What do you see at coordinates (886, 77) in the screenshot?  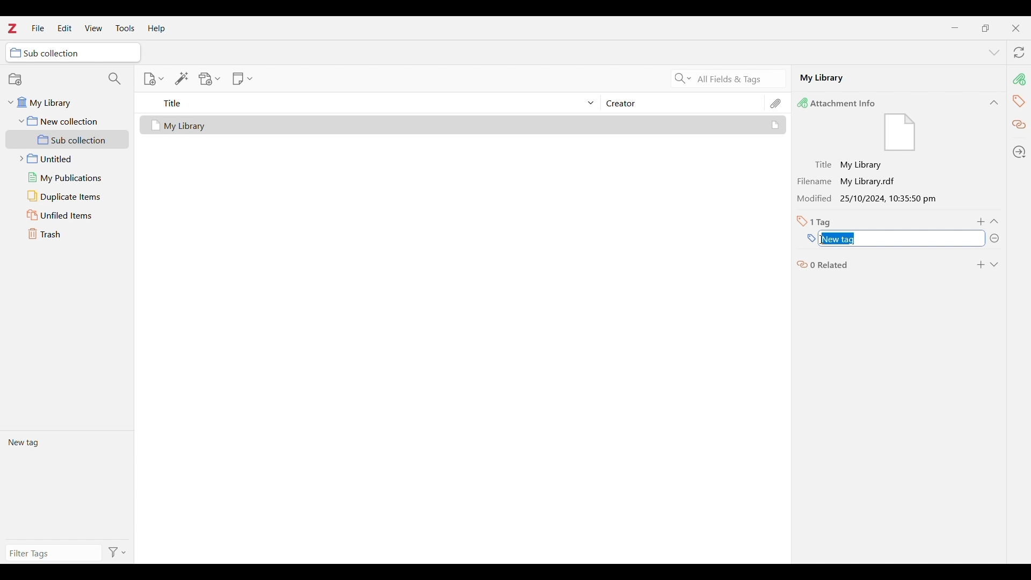 I see `Name of selected file` at bounding box center [886, 77].